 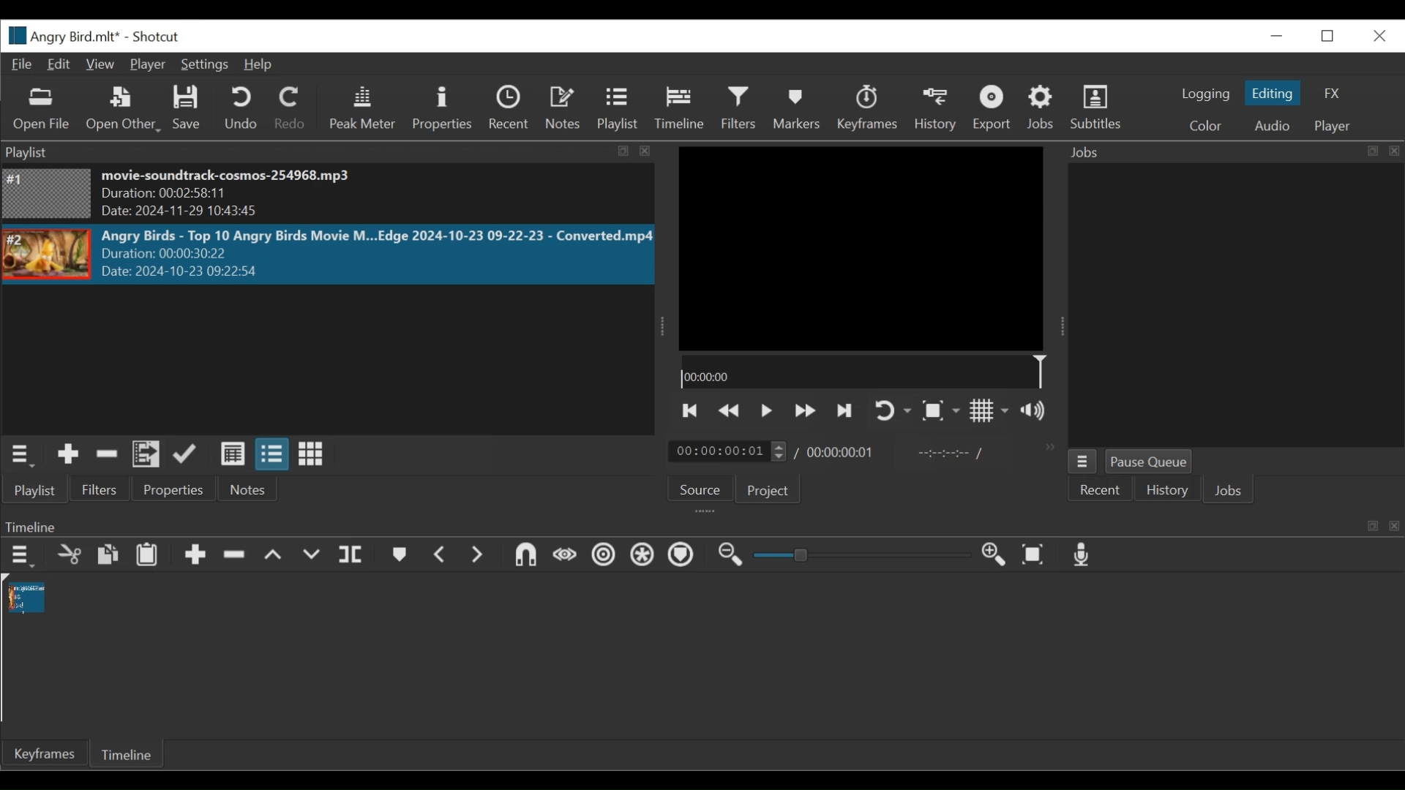 What do you see at coordinates (990, 412) in the screenshot?
I see `Toggle display grid on the player` at bounding box center [990, 412].